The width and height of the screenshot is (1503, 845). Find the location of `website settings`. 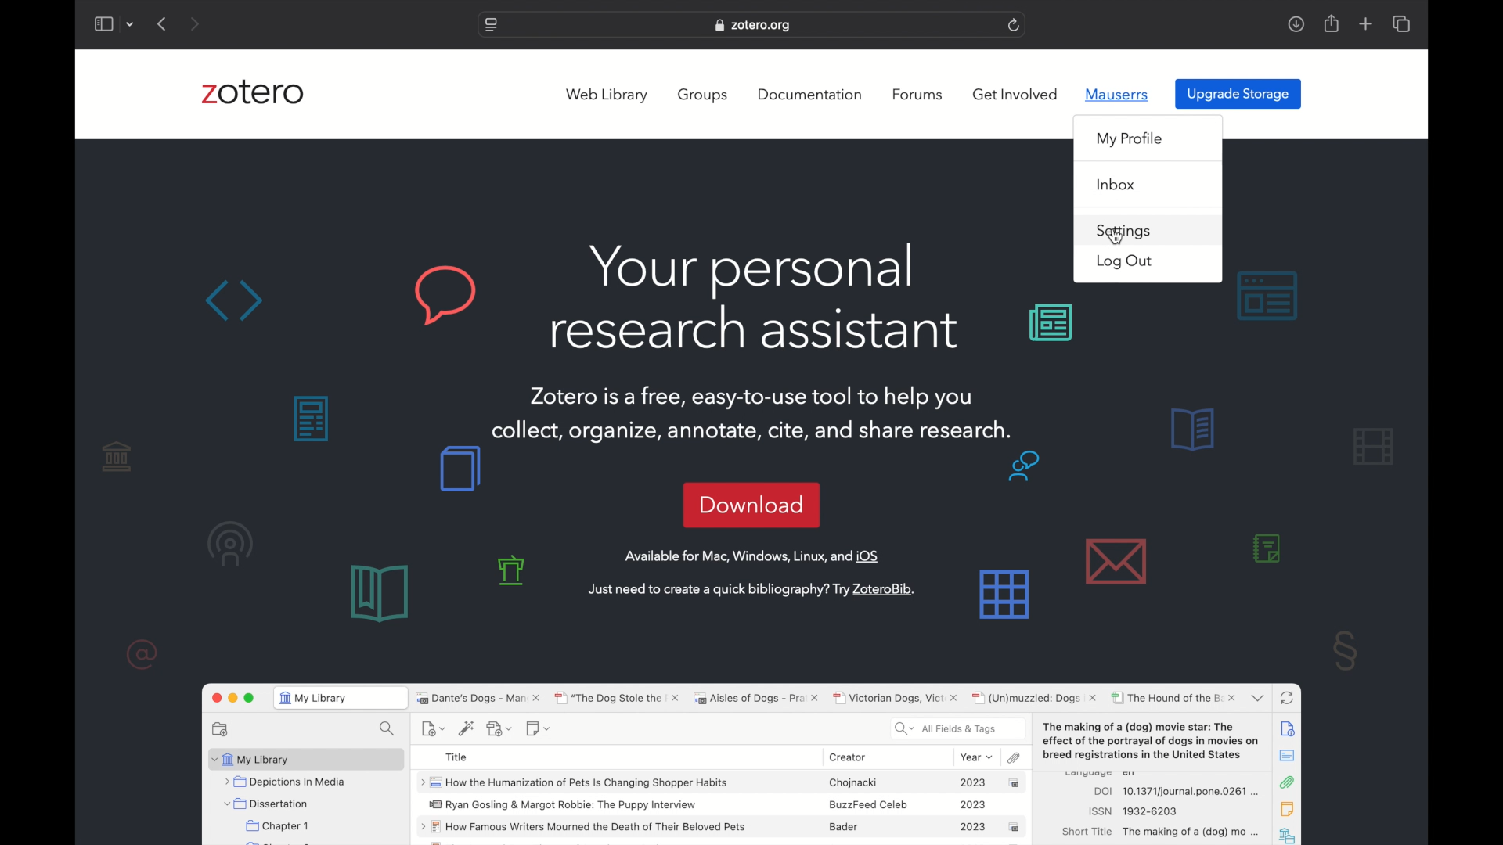

website settings is located at coordinates (490, 26).